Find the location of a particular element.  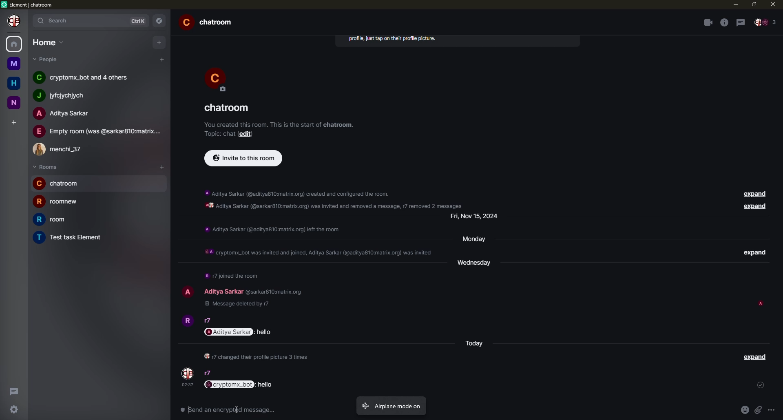

threads is located at coordinates (741, 22).